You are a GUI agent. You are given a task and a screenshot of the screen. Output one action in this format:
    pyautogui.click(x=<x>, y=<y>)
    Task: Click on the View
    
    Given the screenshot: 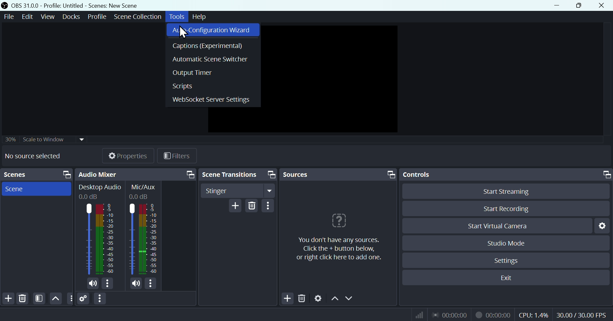 What is the action you would take?
    pyautogui.click(x=46, y=17)
    